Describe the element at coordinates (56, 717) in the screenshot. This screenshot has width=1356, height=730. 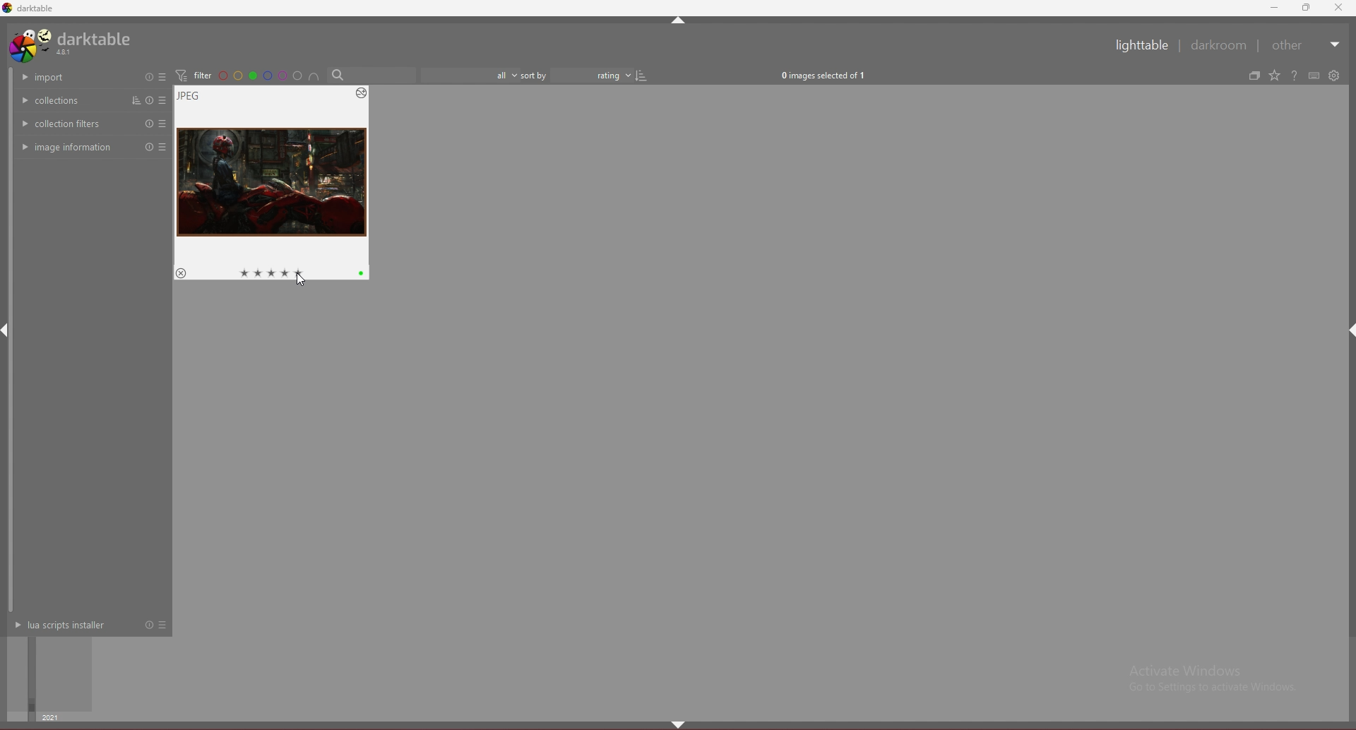
I see `year` at that location.